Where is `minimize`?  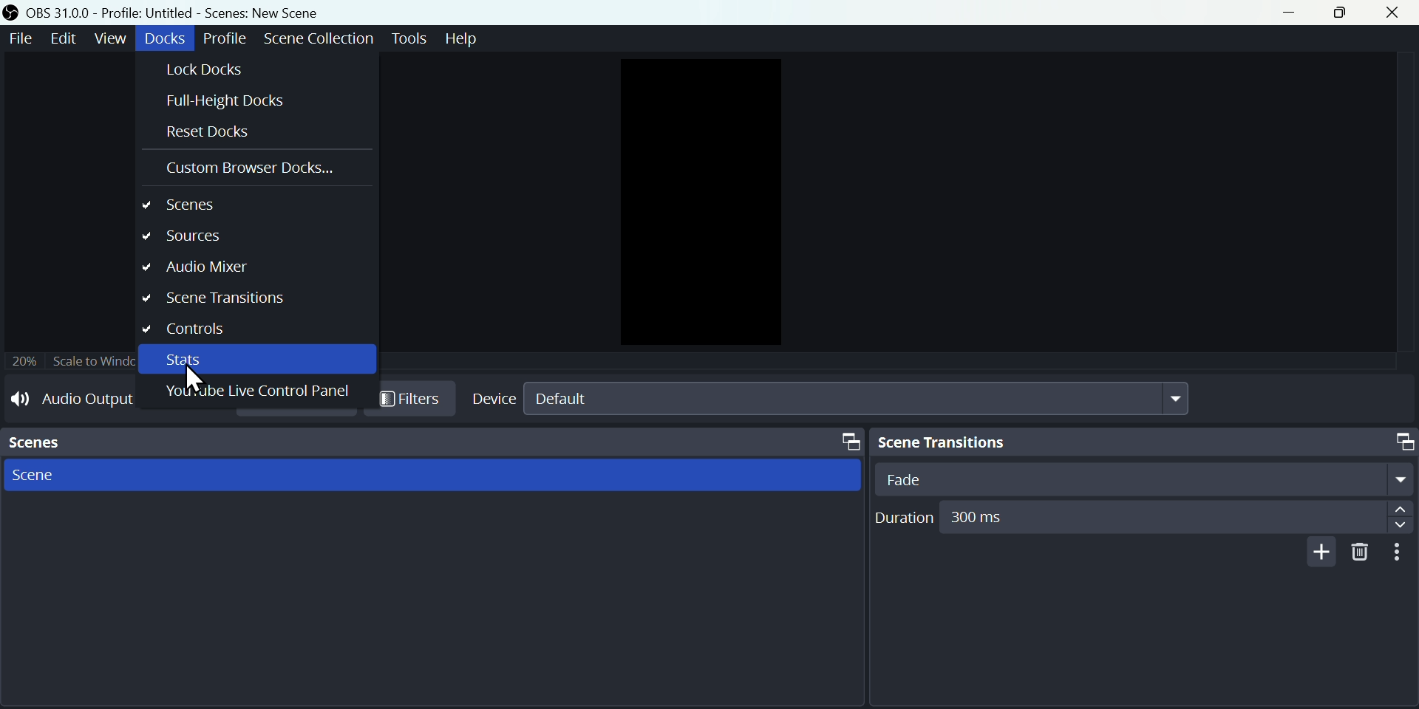 minimize is located at coordinates (1288, 15).